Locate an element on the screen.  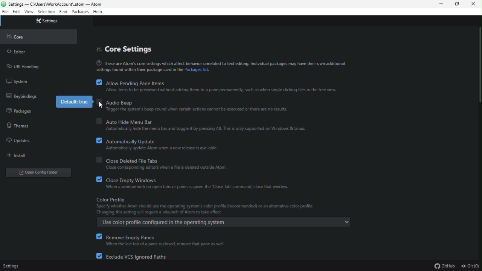
packages is located at coordinates (19, 111).